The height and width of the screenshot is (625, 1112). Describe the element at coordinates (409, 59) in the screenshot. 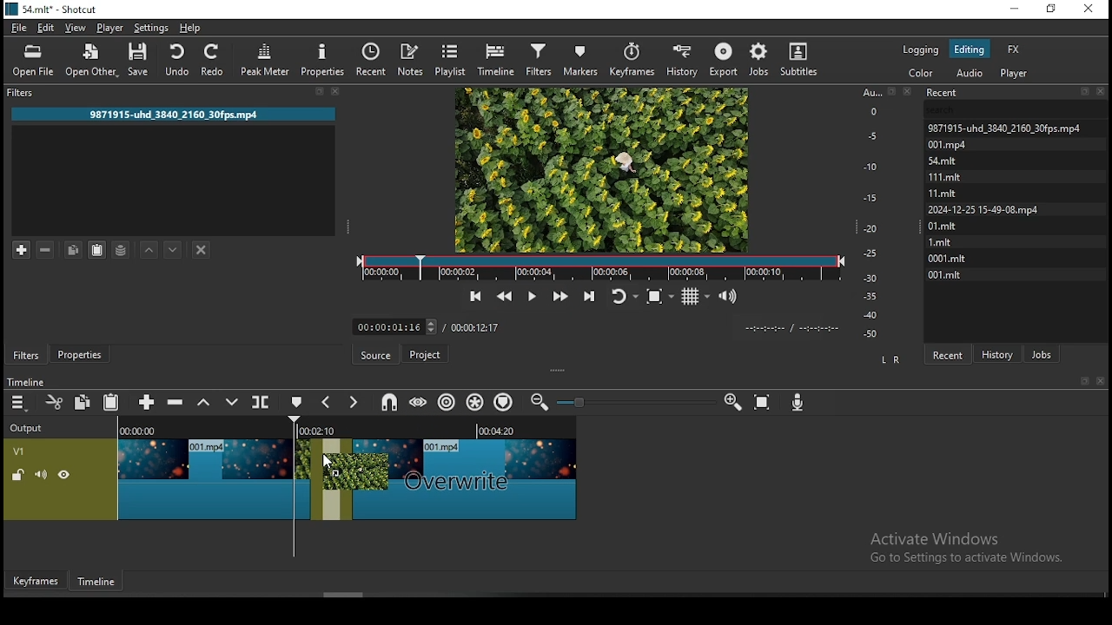

I see `notes` at that location.